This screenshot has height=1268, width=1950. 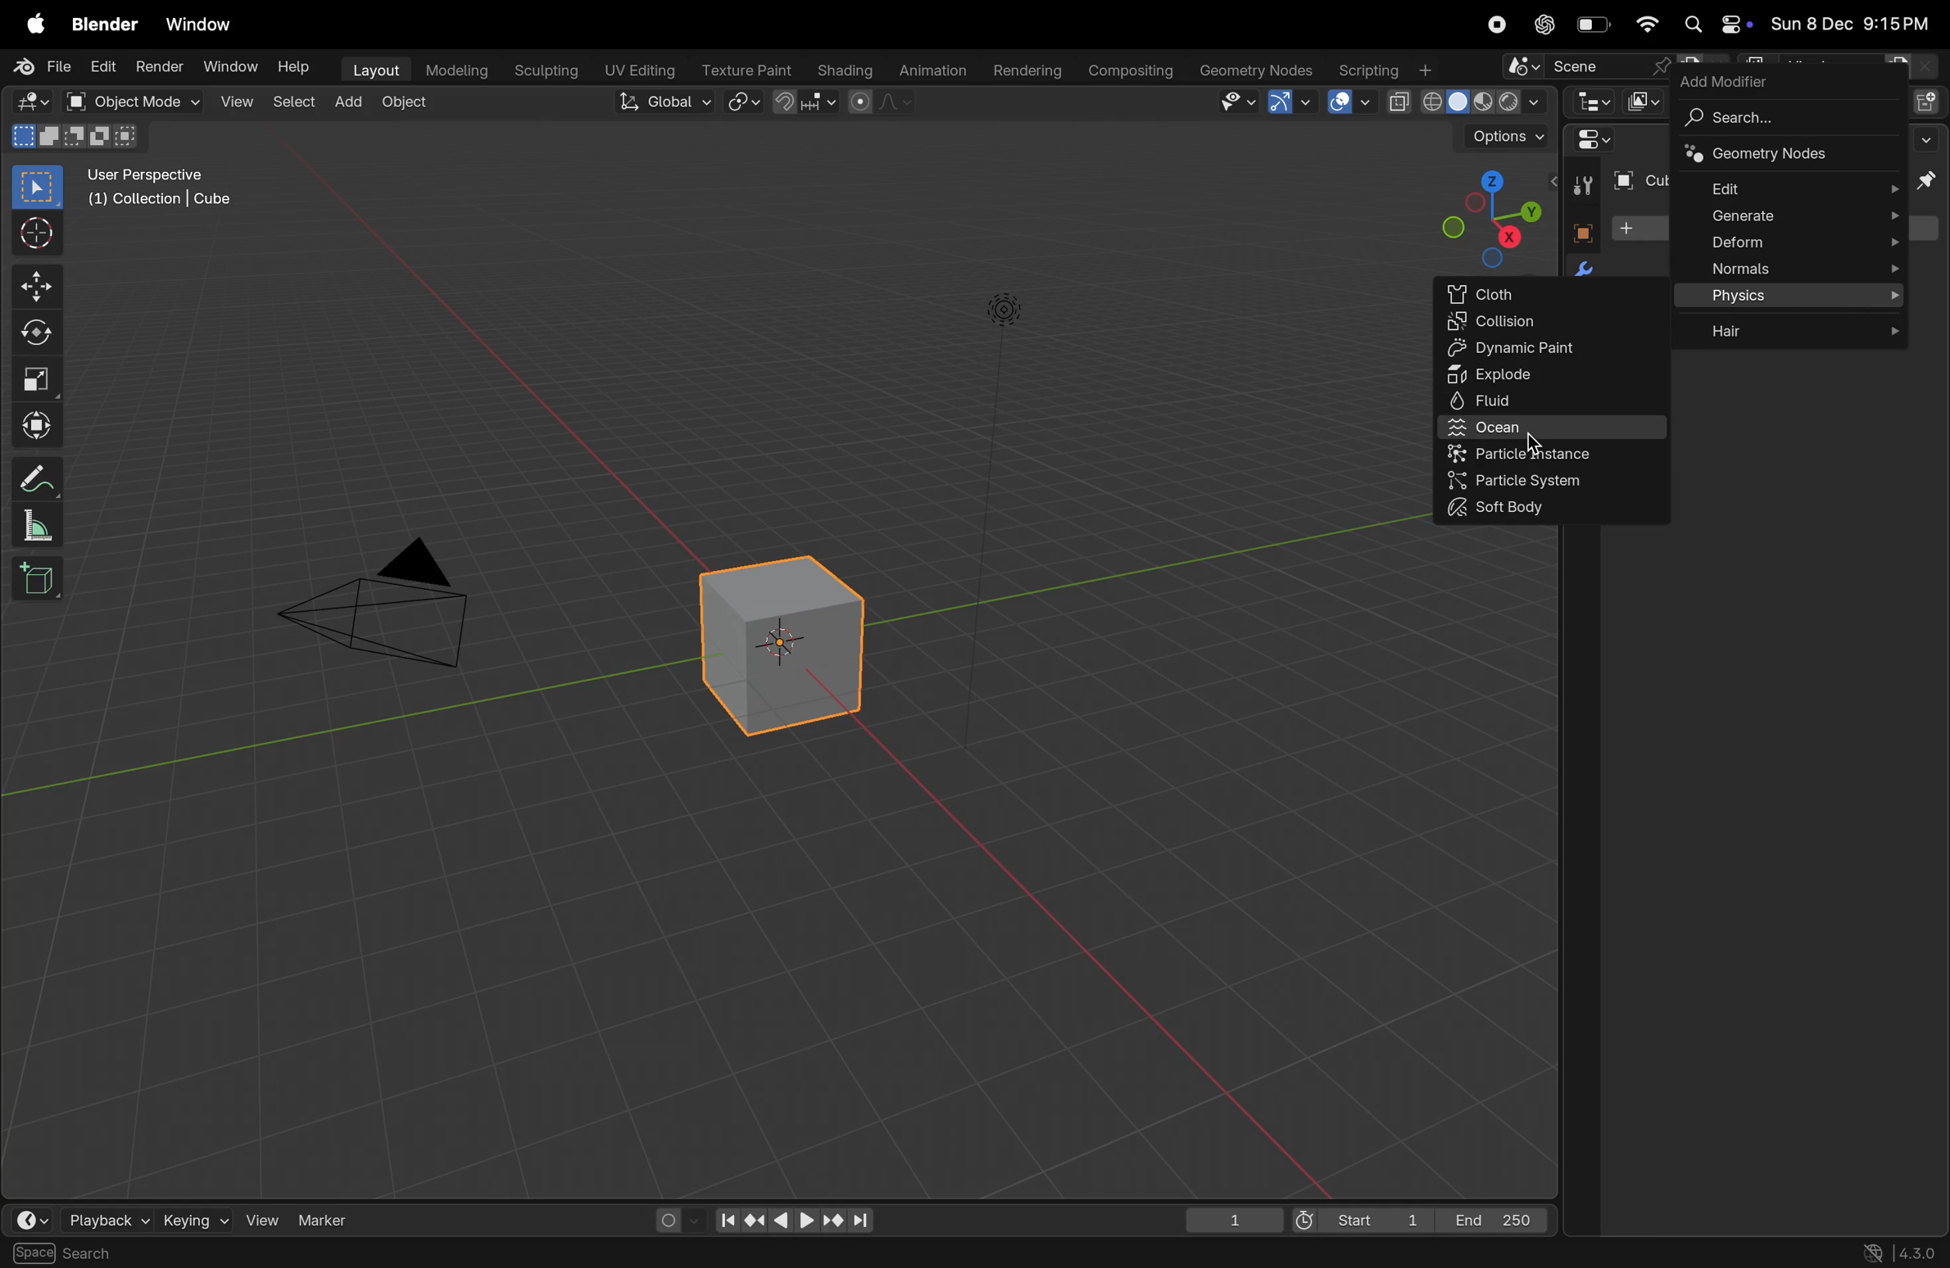 What do you see at coordinates (1556, 481) in the screenshot?
I see `particle system` at bounding box center [1556, 481].